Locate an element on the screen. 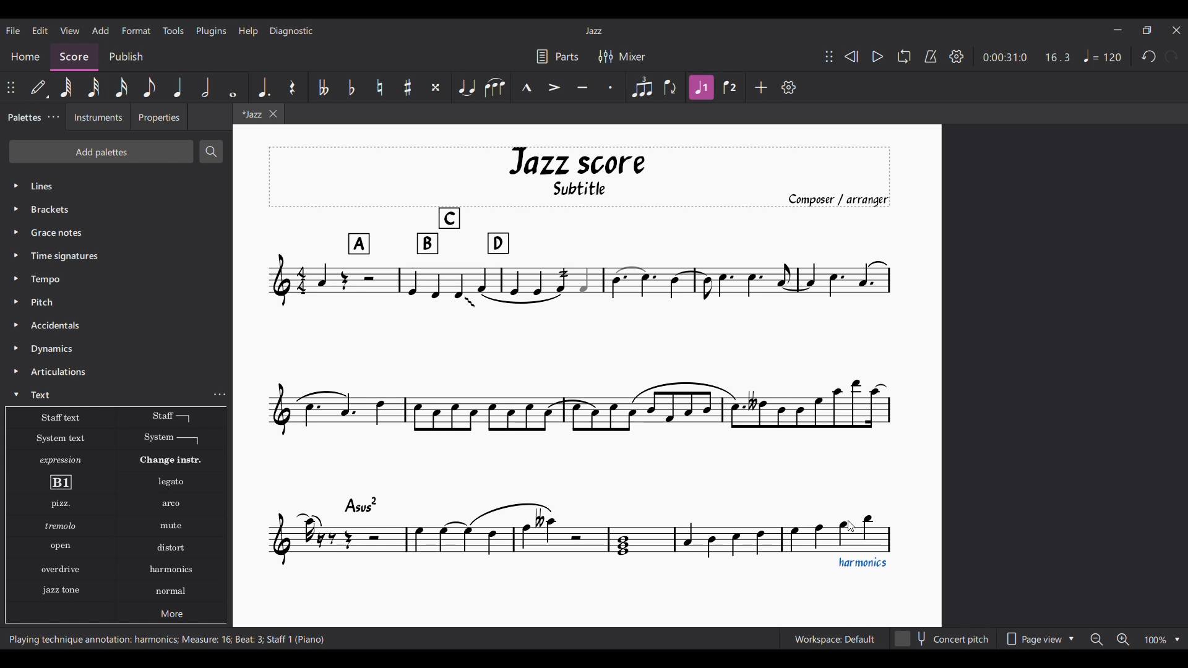 This screenshot has width=1188, height=668. Add is located at coordinates (761, 87).